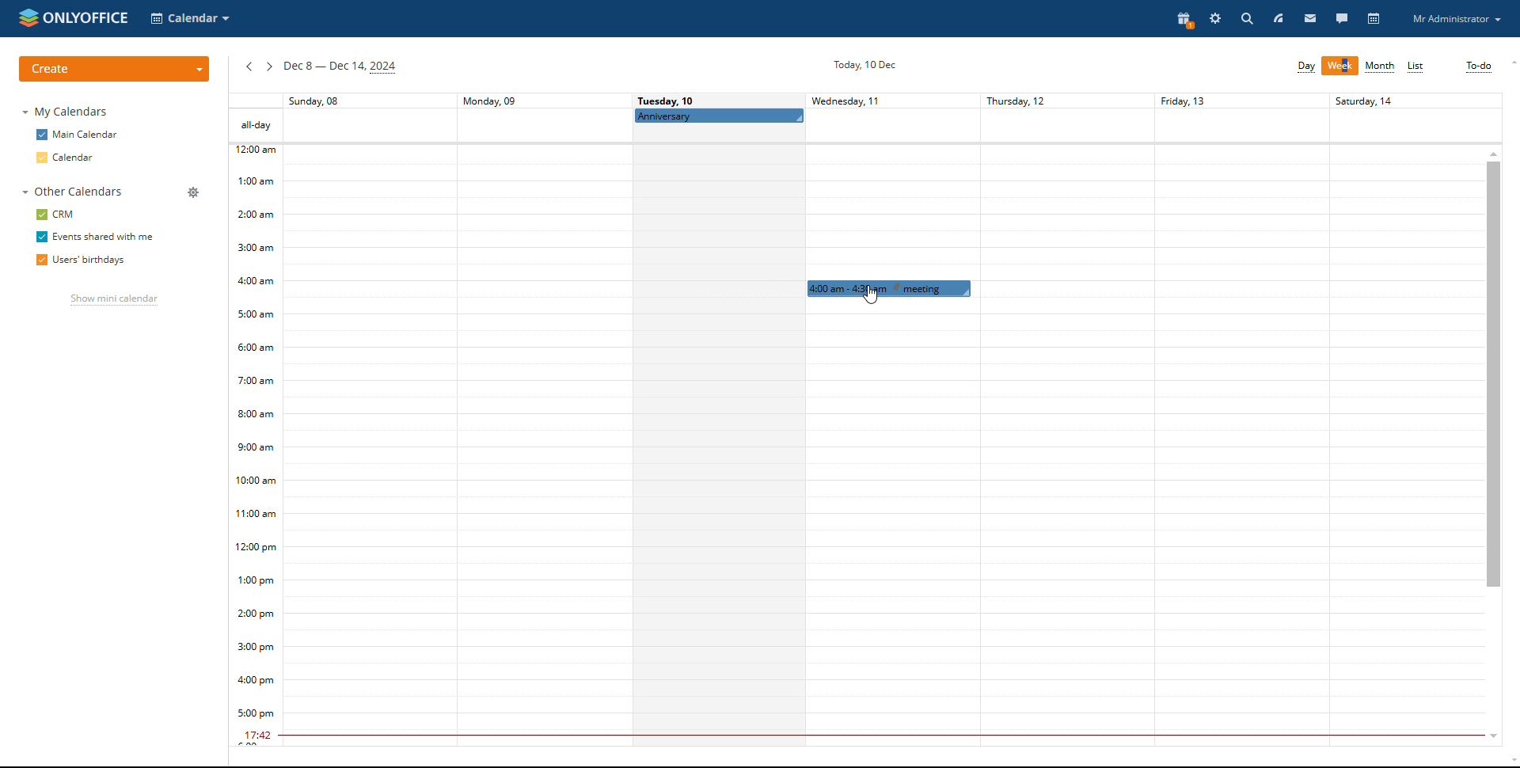 This screenshot has height=768, width=1520. What do you see at coordinates (68, 112) in the screenshot?
I see `my calendar` at bounding box center [68, 112].